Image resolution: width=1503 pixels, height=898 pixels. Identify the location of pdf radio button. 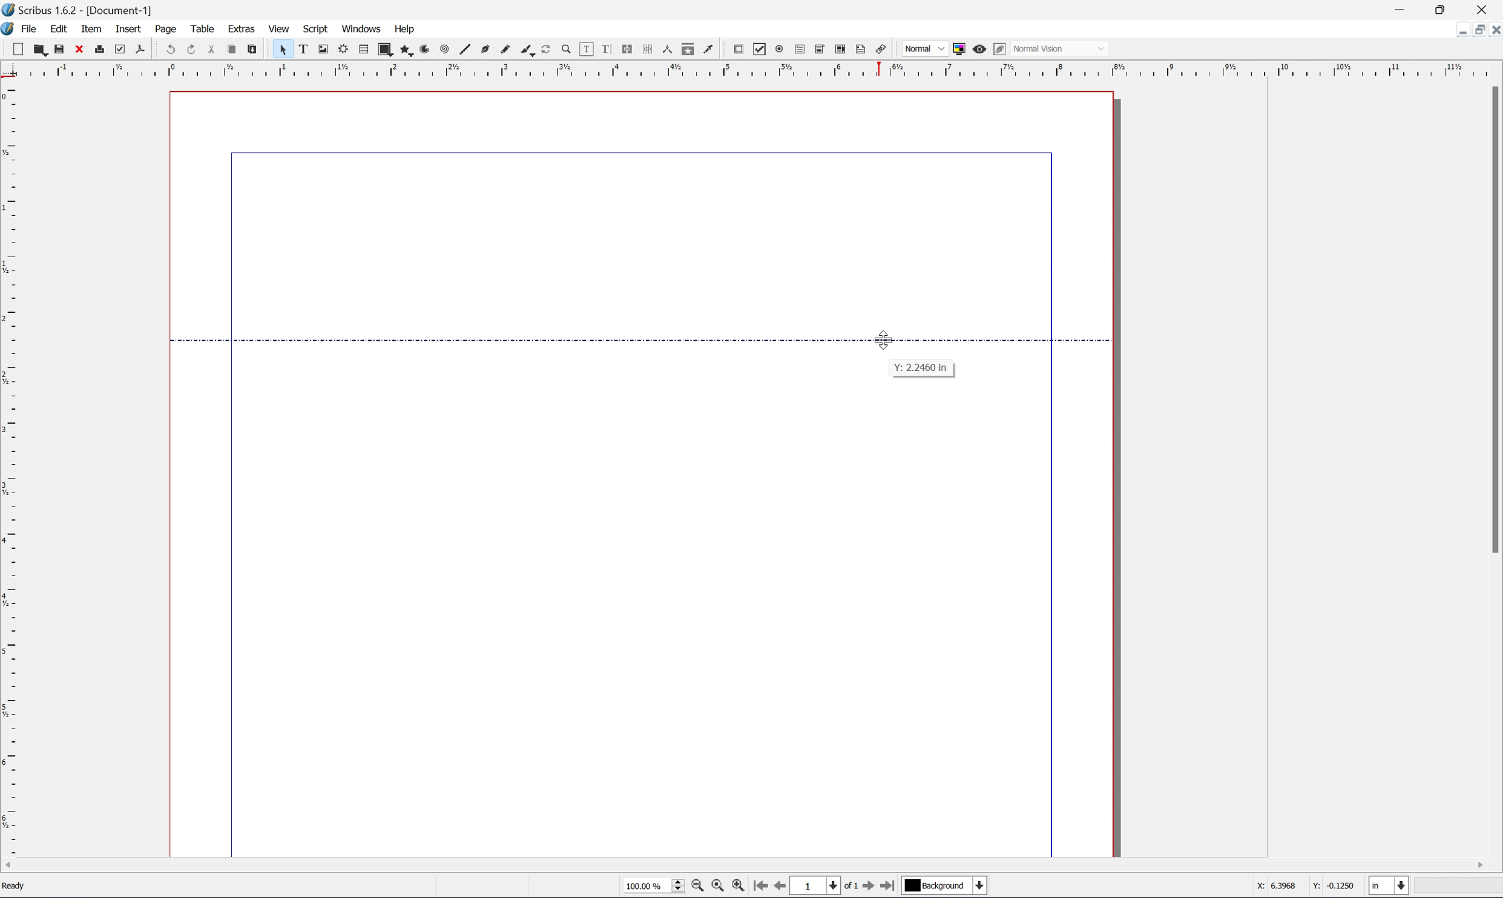
(780, 50).